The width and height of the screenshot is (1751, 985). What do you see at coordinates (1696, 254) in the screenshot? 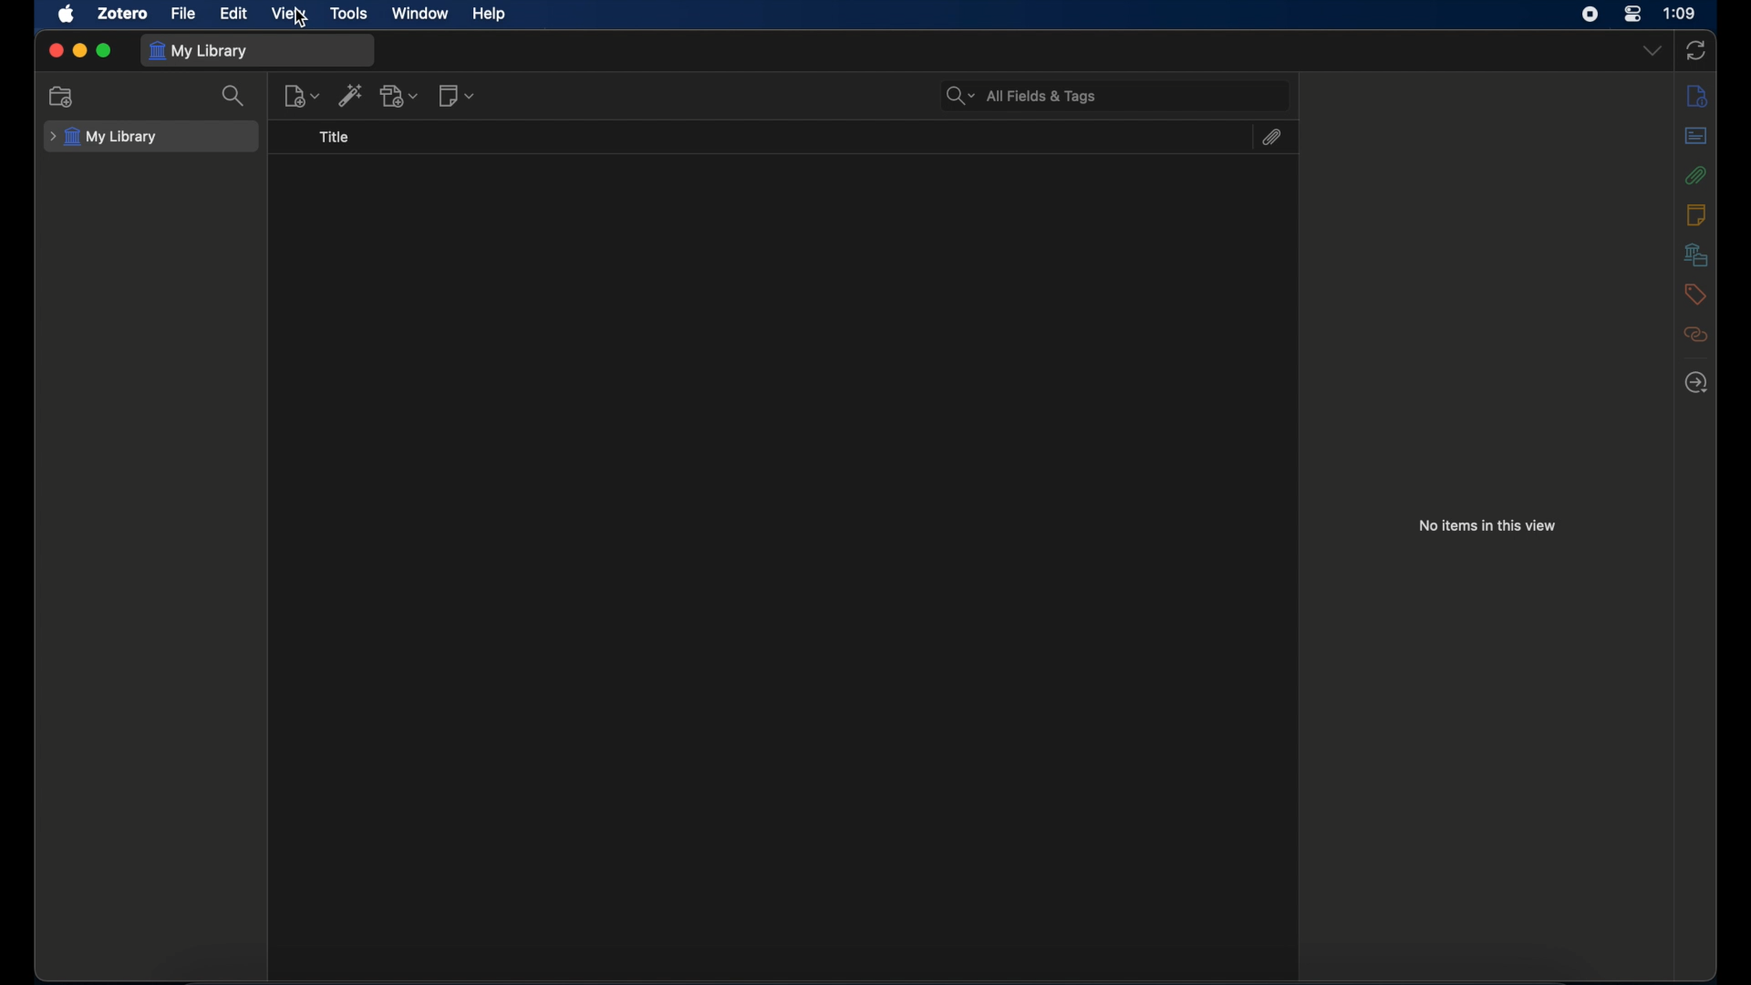
I see `libraries` at bounding box center [1696, 254].